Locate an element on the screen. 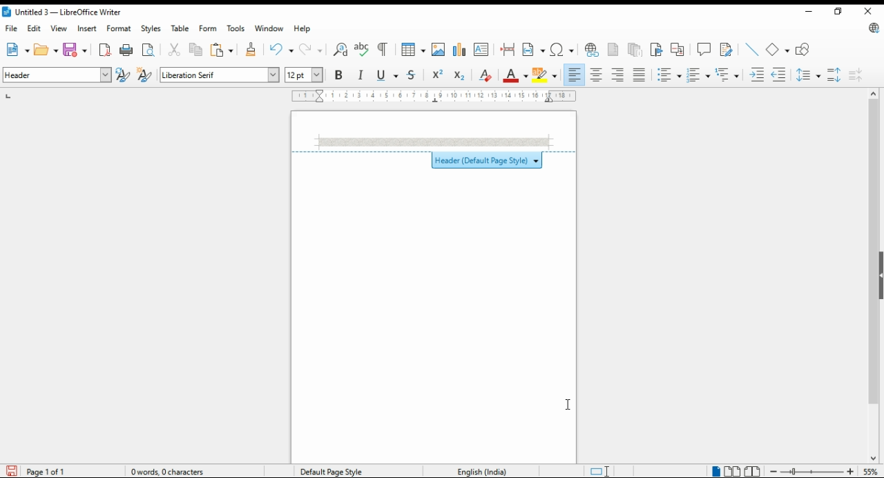 The image size is (884, 478). show draw functions is located at coordinates (805, 50).